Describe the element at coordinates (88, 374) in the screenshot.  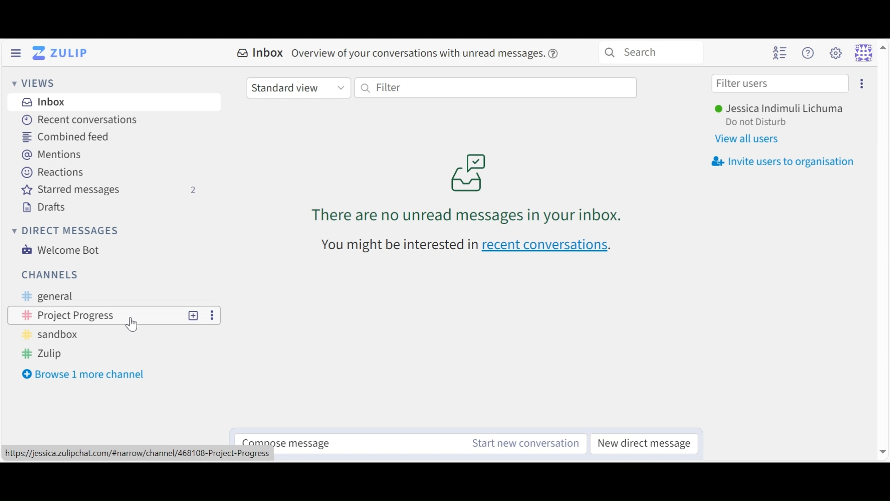
I see `Browse 1 more channel` at that location.